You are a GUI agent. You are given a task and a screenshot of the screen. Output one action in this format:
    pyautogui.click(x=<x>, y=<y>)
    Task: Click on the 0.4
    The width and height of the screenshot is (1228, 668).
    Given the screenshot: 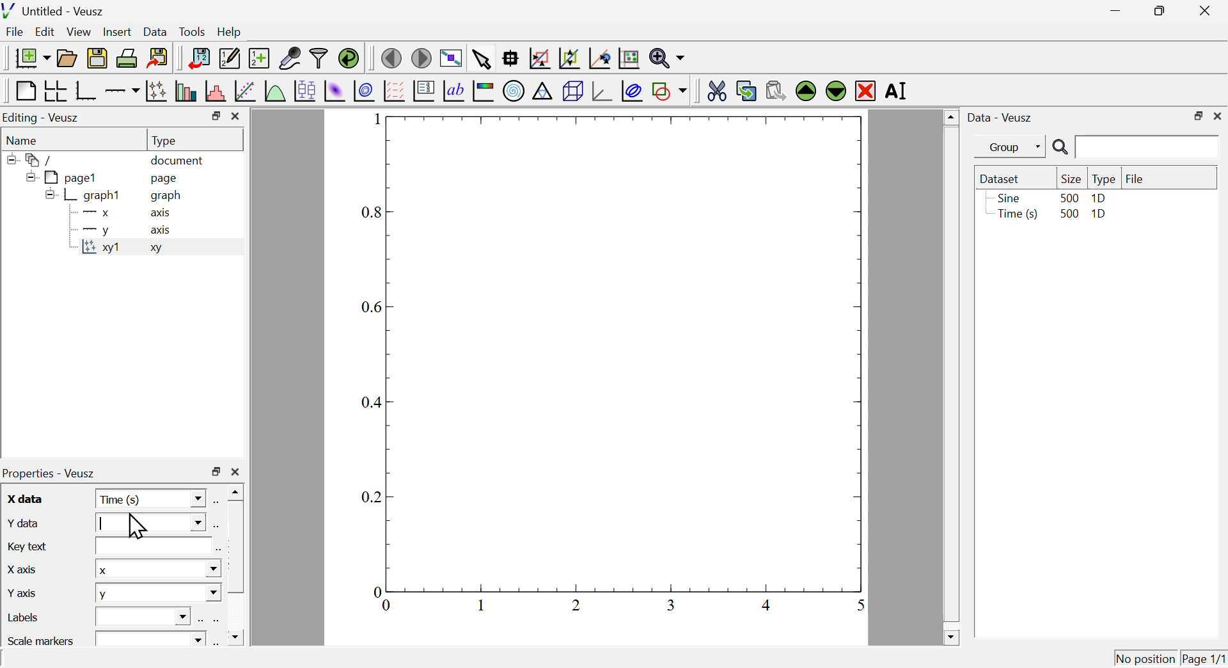 What is the action you would take?
    pyautogui.click(x=576, y=605)
    